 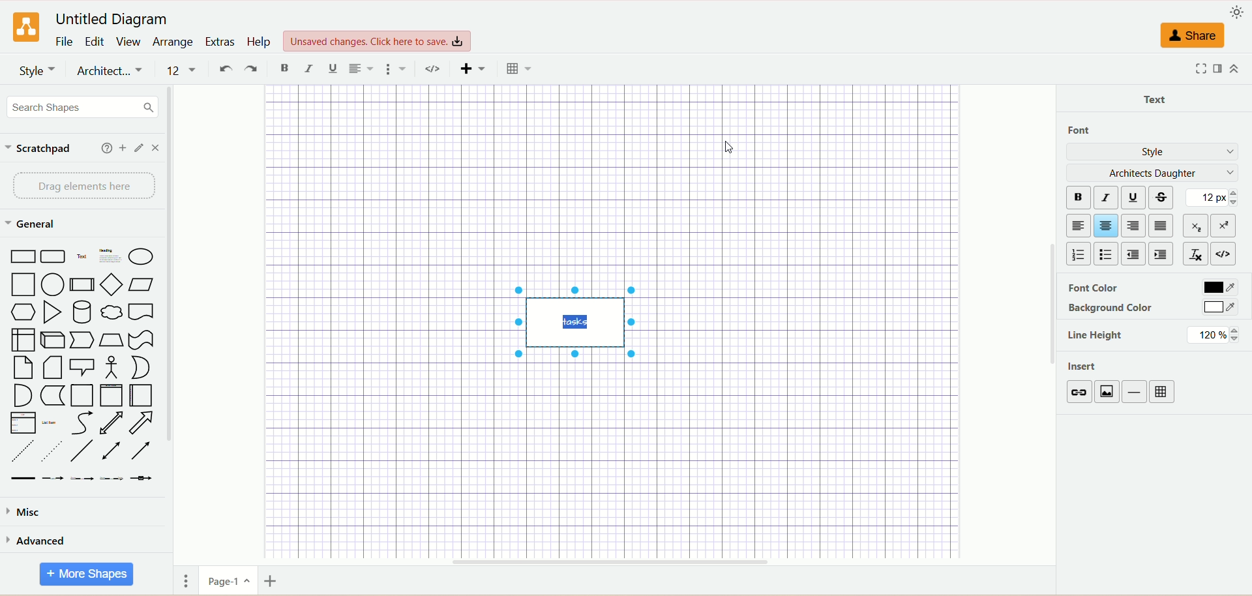 I want to click on vertical scroll bar, so click(x=173, y=324).